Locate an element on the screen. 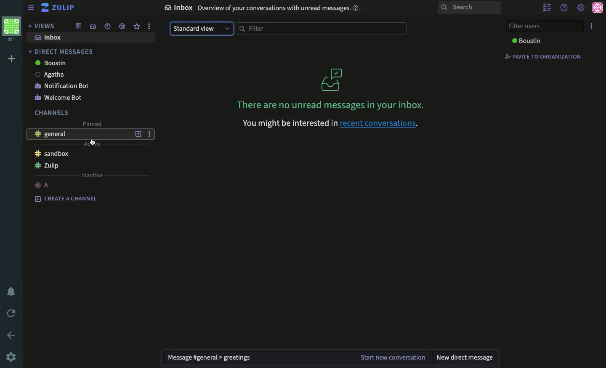 This screenshot has width=606, height=368. notification is located at coordinates (13, 292).